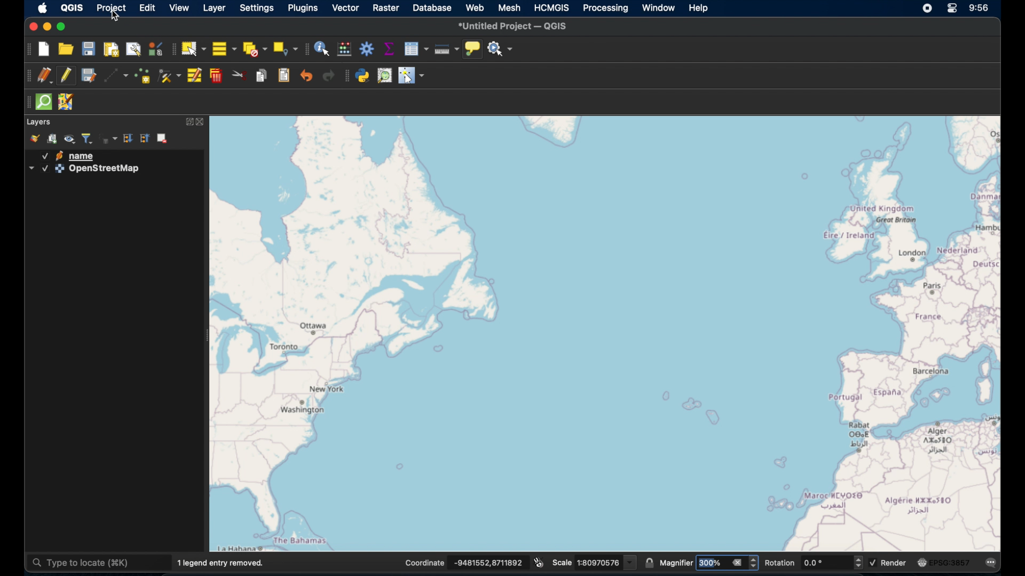 This screenshot has width=1025, height=576. What do you see at coordinates (214, 9) in the screenshot?
I see `layer` at bounding box center [214, 9].